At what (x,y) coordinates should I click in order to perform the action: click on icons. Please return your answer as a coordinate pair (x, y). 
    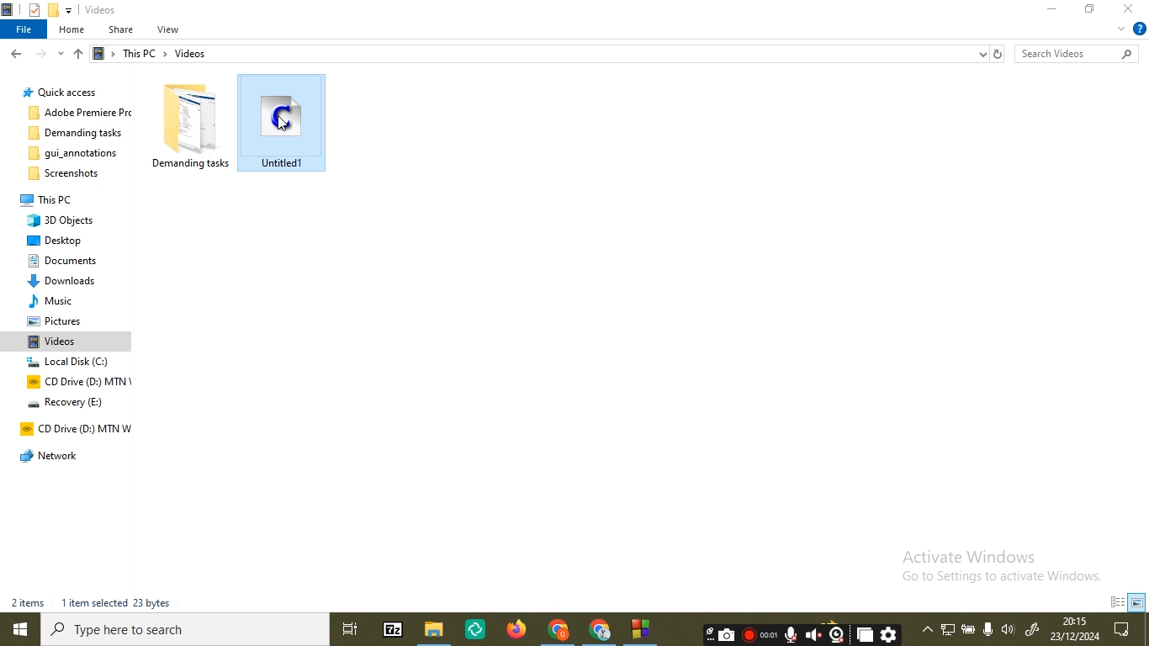
    Looking at the image, I should click on (500, 627).